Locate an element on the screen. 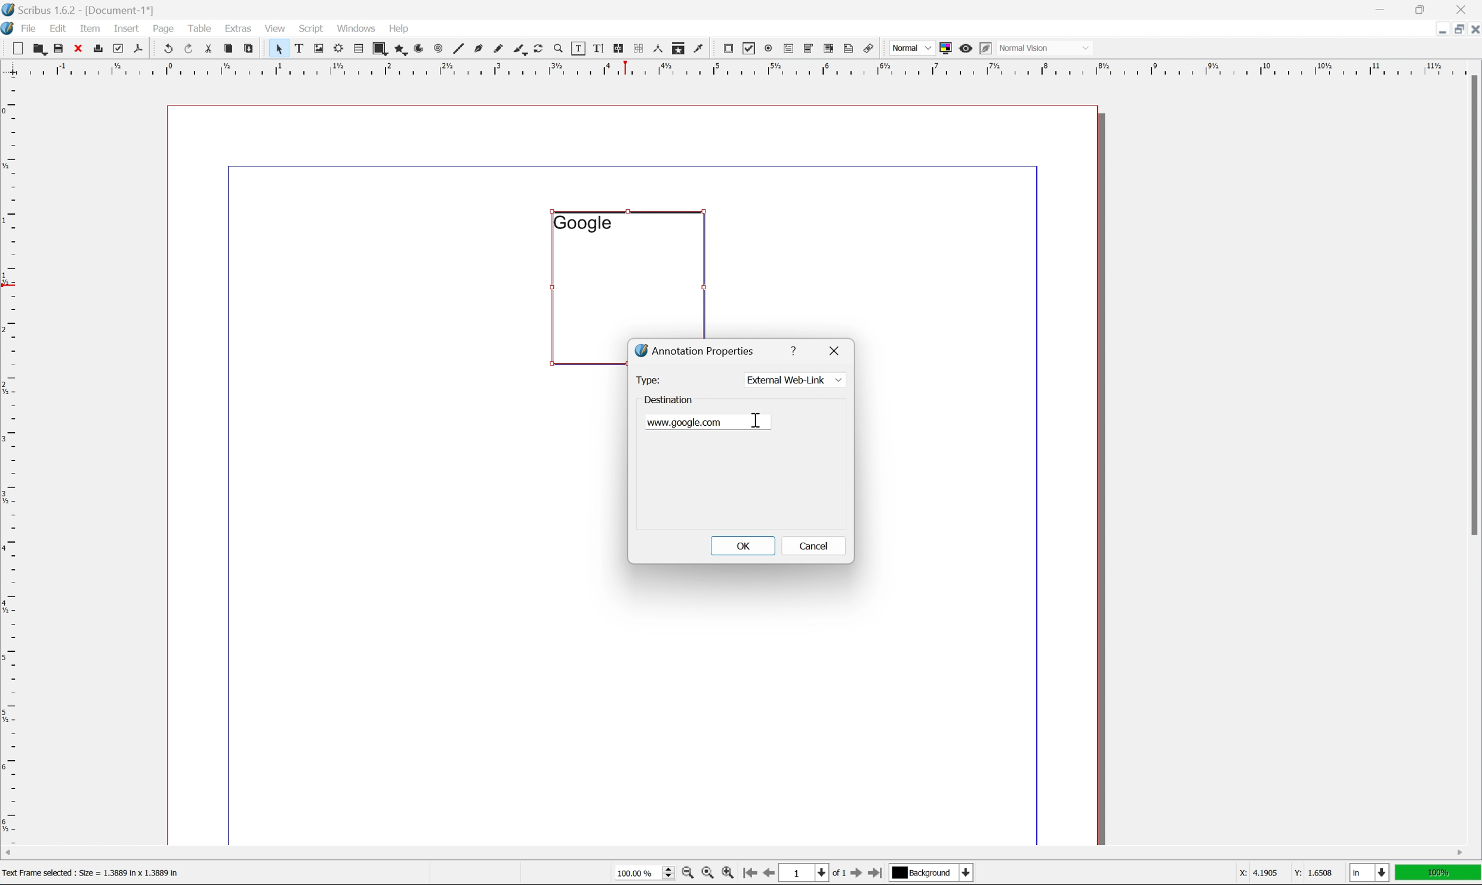 This screenshot has height=885, width=1482. zoom out is located at coordinates (685, 875).